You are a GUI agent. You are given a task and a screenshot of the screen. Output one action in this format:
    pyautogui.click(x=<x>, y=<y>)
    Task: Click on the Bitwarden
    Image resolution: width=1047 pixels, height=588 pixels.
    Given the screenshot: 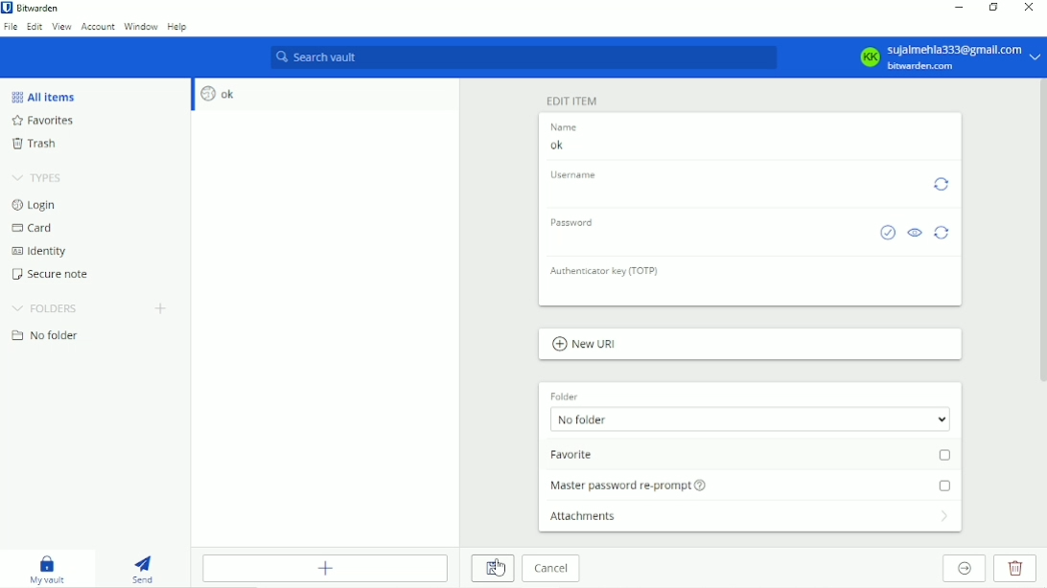 What is the action you would take?
    pyautogui.click(x=38, y=8)
    